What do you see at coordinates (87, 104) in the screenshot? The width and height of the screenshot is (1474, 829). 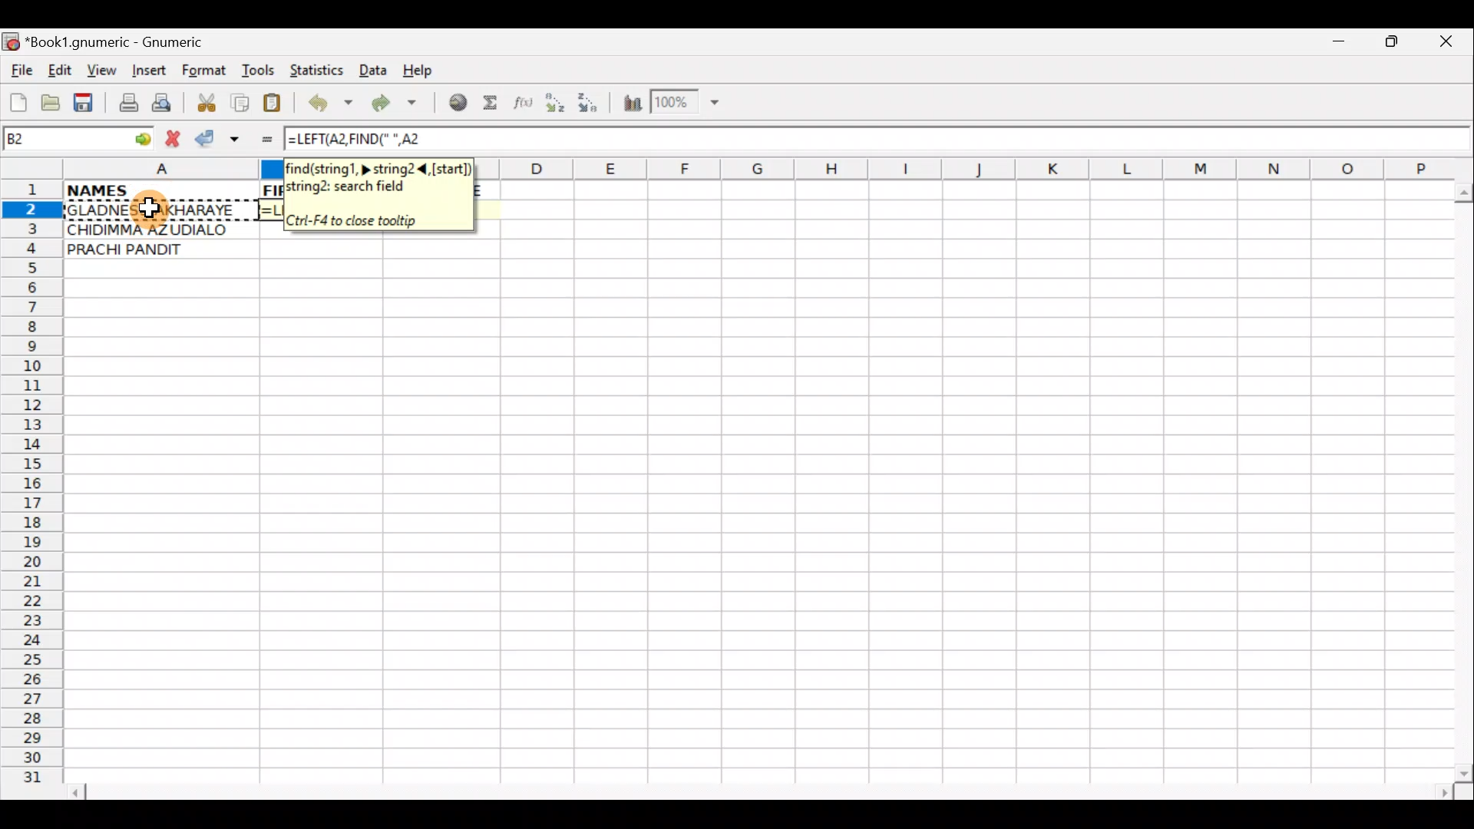 I see `Save current workbook` at bounding box center [87, 104].